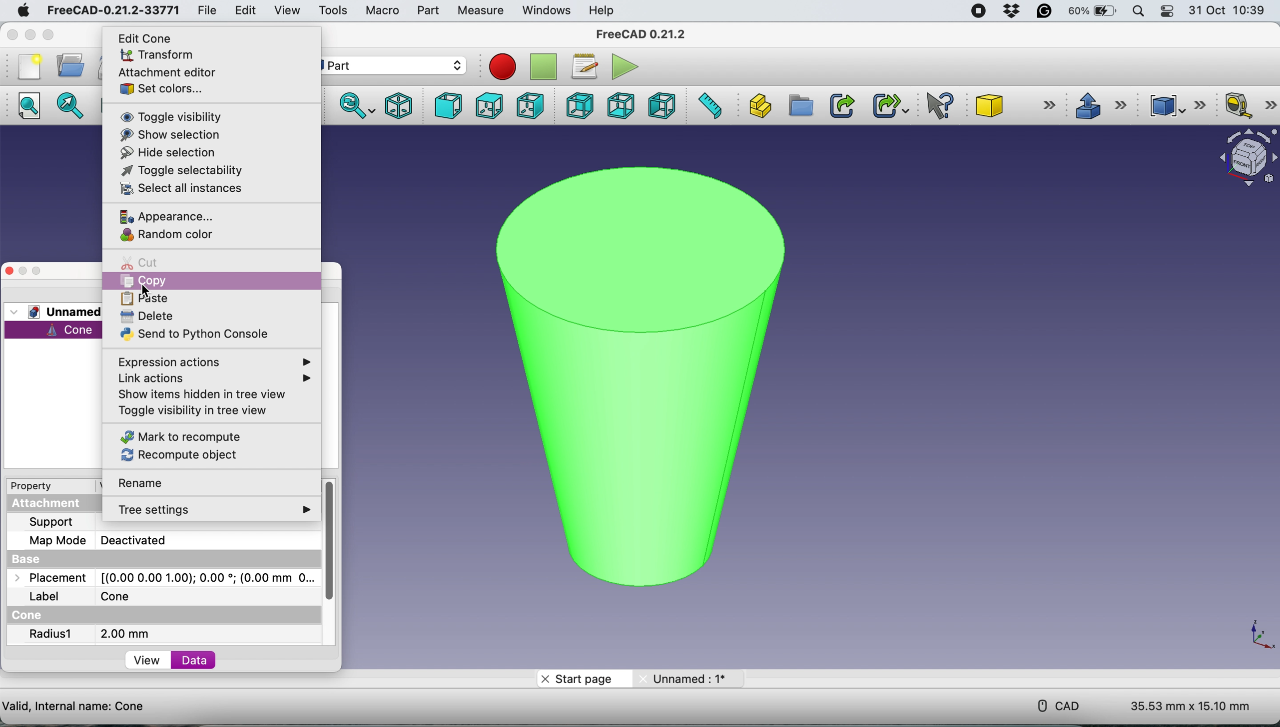  What do you see at coordinates (198, 413) in the screenshot?
I see `toggle visibility in tree view` at bounding box center [198, 413].